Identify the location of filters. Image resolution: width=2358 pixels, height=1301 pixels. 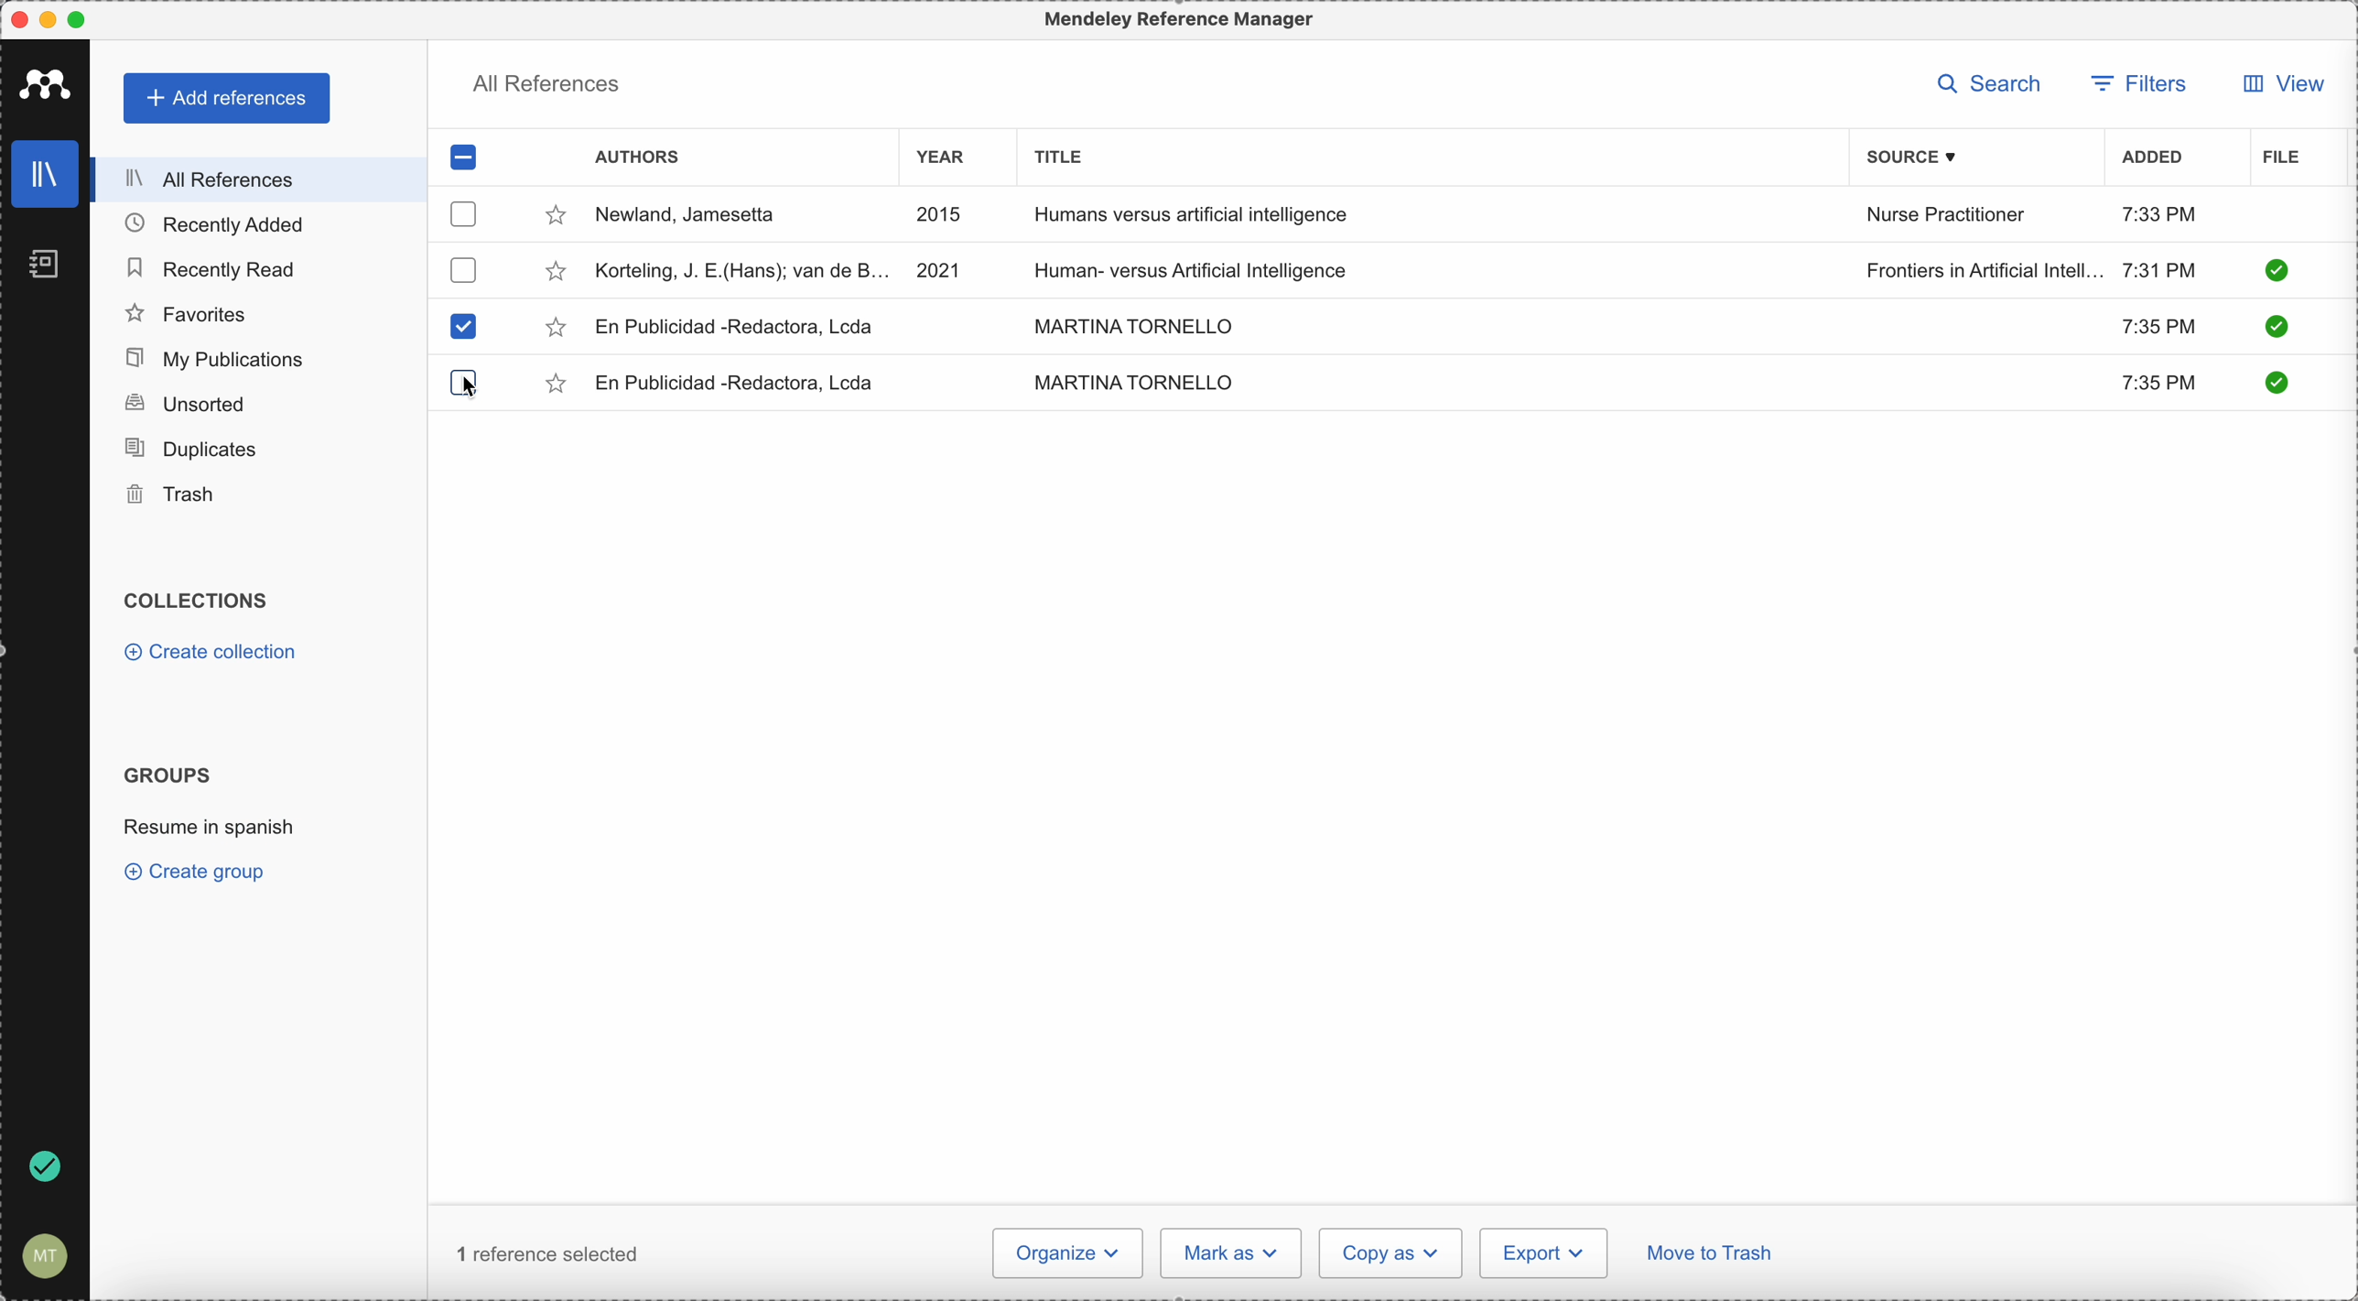
(2138, 86).